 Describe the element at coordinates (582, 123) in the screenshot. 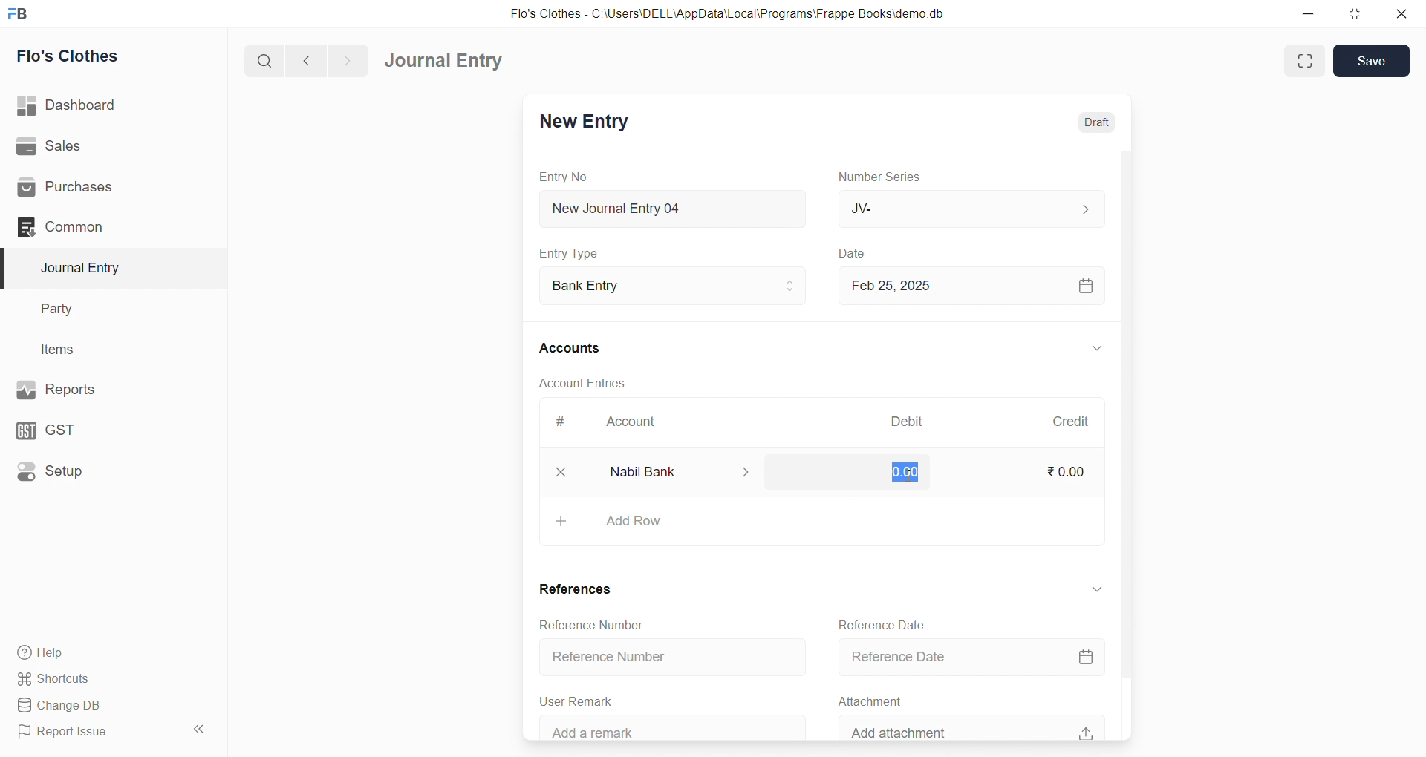

I see `New Entry` at that location.